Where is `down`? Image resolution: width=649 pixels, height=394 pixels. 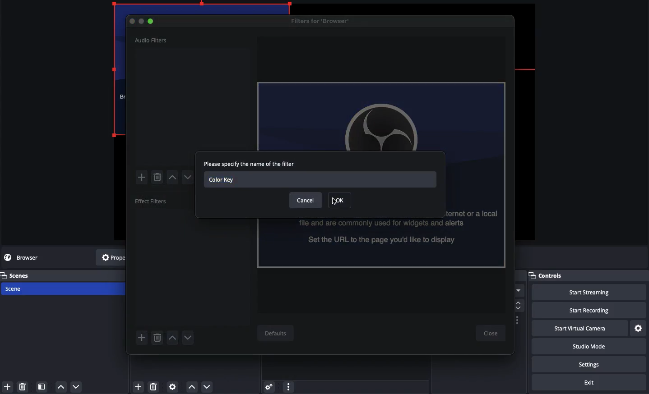
down is located at coordinates (190, 178).